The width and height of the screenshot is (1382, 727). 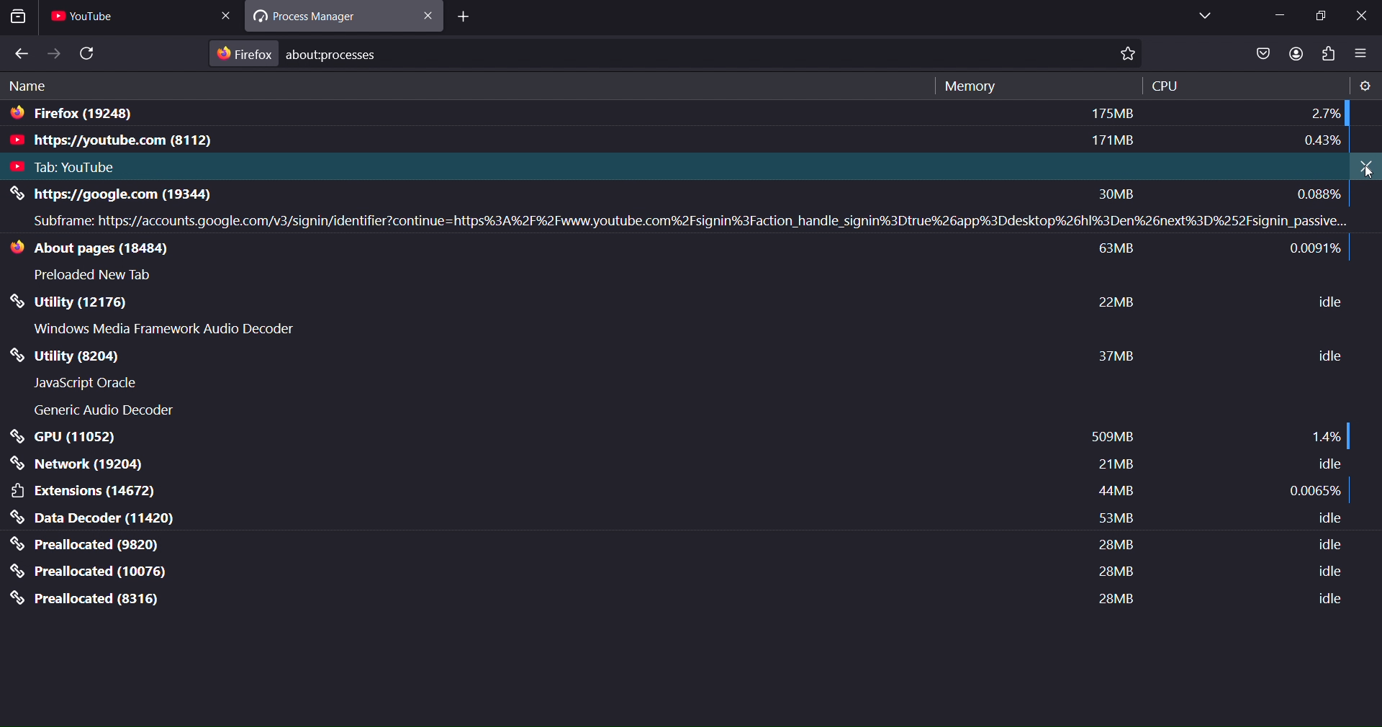 What do you see at coordinates (1328, 519) in the screenshot?
I see `idle` at bounding box center [1328, 519].